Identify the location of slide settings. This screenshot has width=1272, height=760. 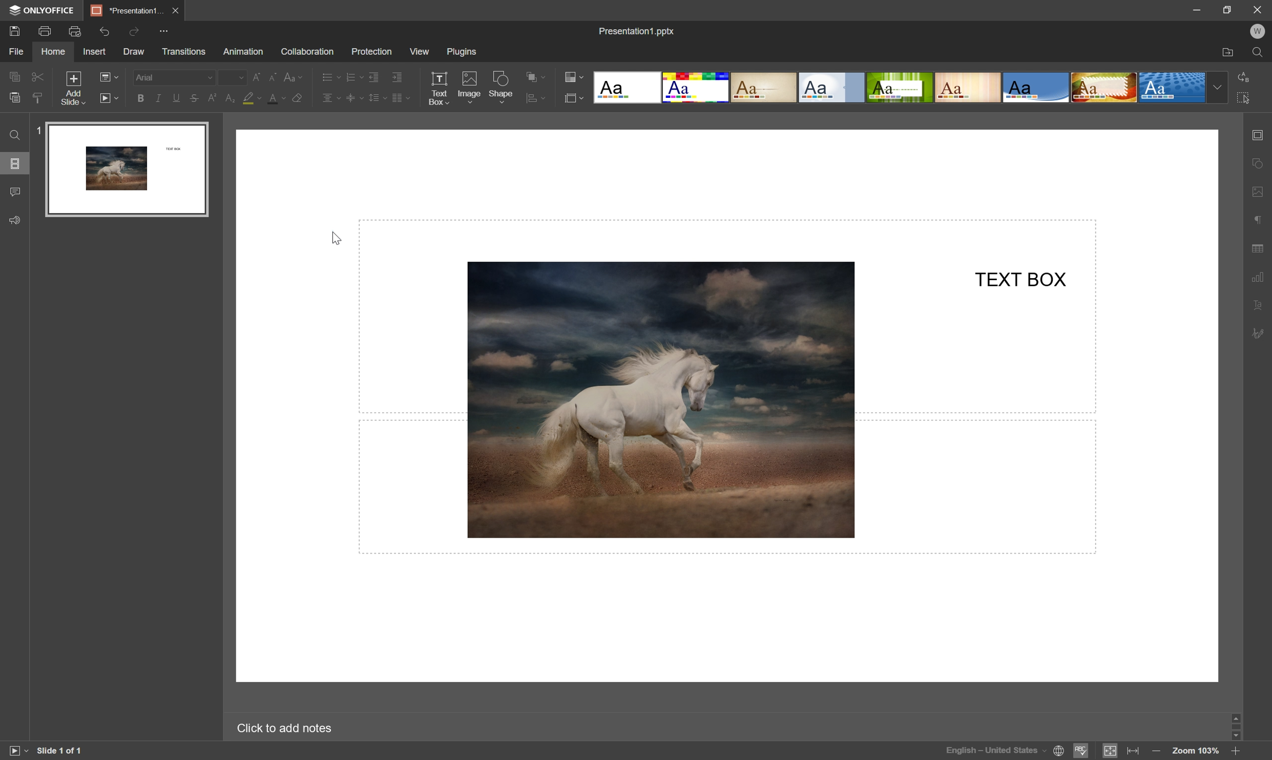
(1259, 136).